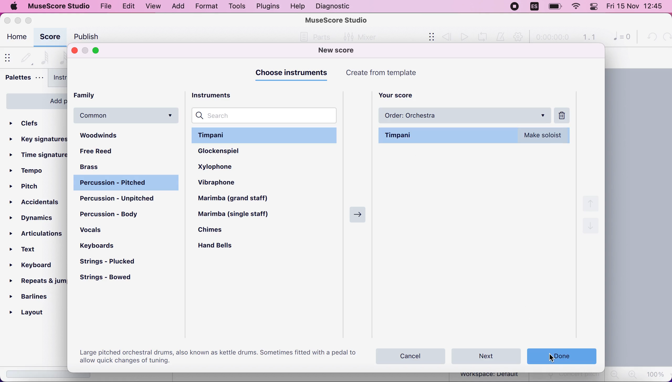 Image resolution: width=672 pixels, height=382 pixels. I want to click on Right, so click(356, 213).